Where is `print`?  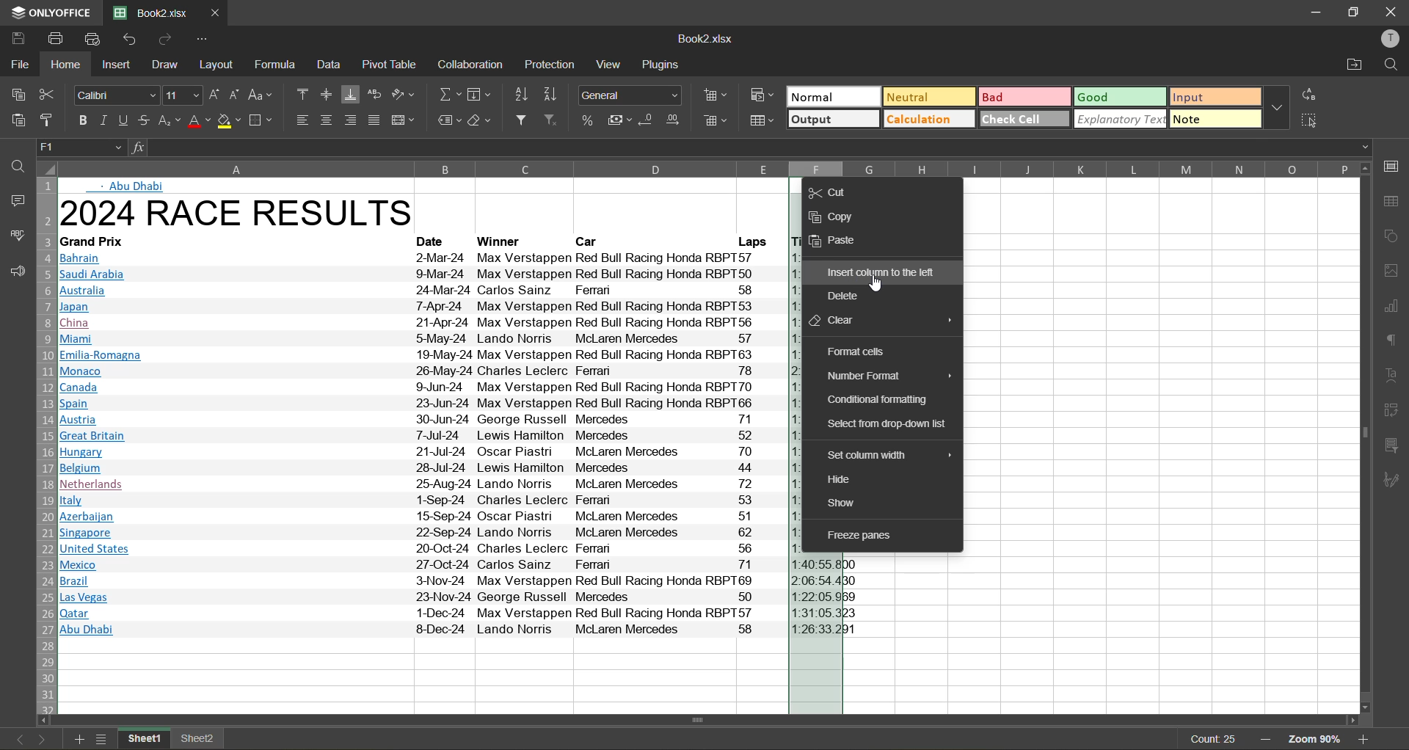 print is located at coordinates (57, 39).